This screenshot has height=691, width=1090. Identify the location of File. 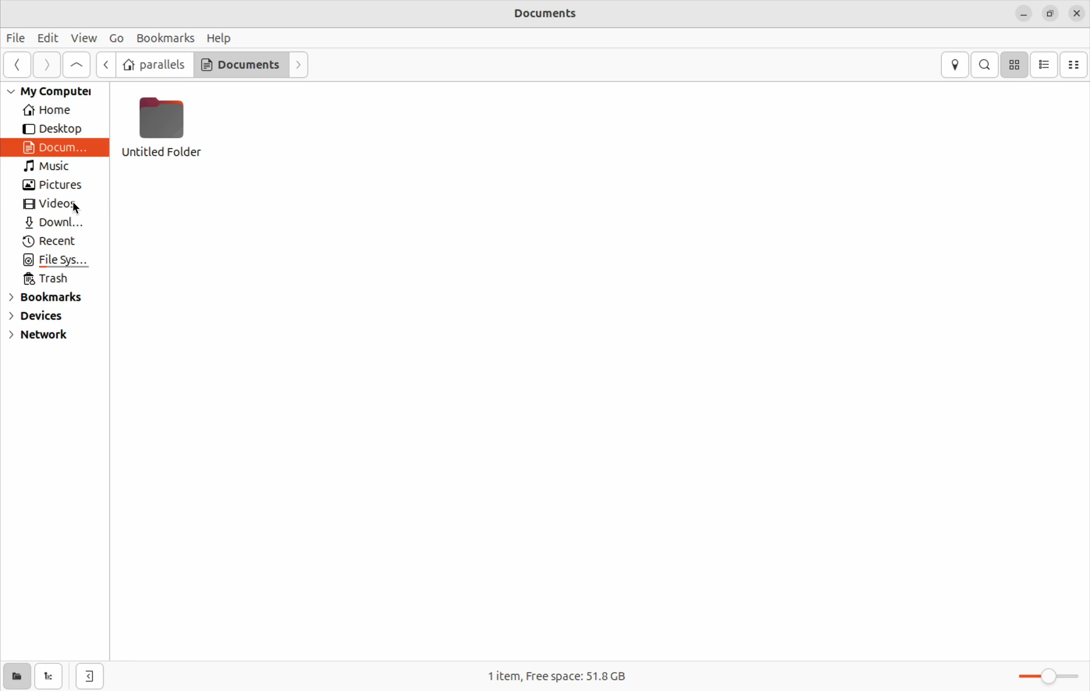
(14, 38).